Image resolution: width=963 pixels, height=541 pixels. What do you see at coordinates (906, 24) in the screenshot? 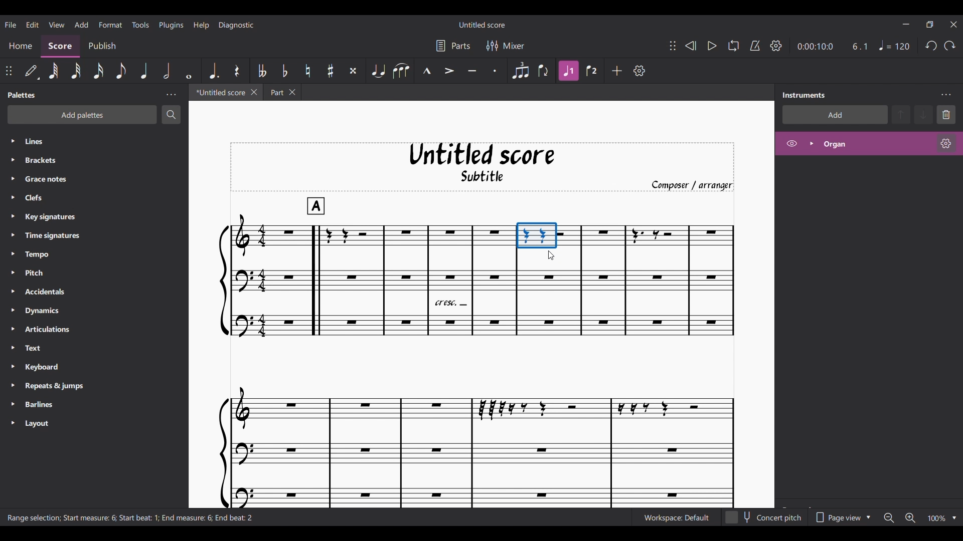
I see `Minimize` at bounding box center [906, 24].